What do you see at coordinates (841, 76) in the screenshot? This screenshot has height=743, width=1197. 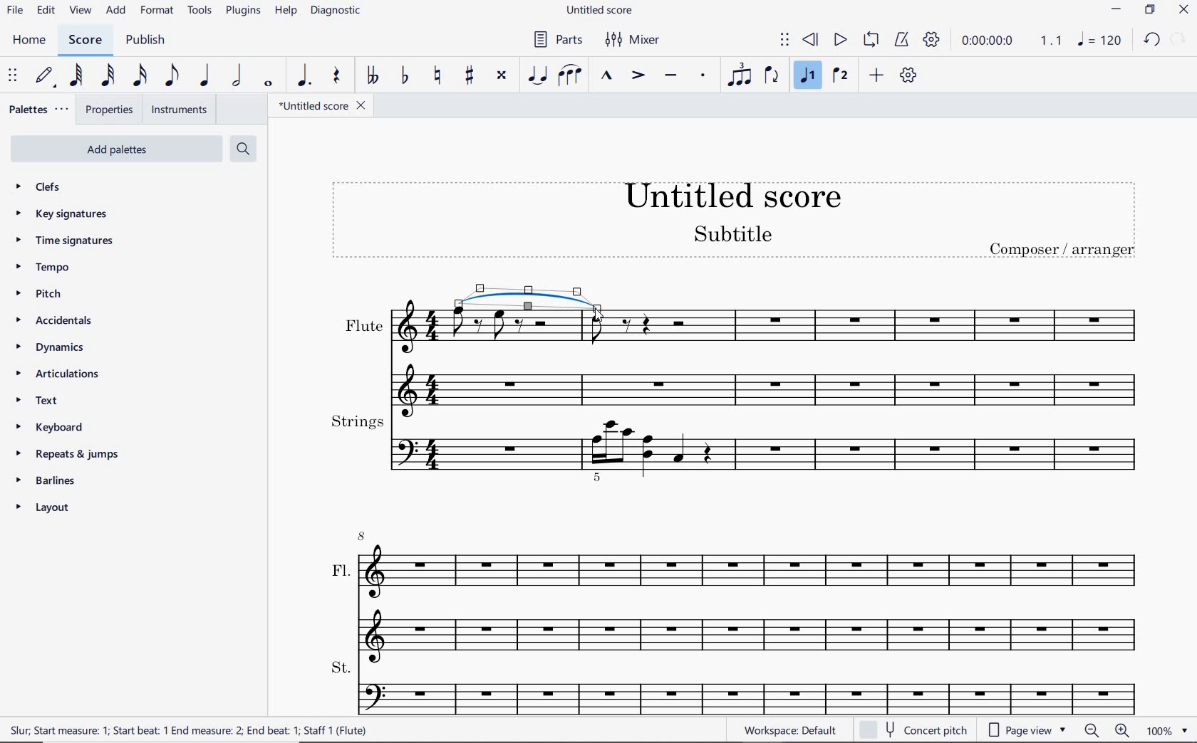 I see `VOICE 2` at bounding box center [841, 76].